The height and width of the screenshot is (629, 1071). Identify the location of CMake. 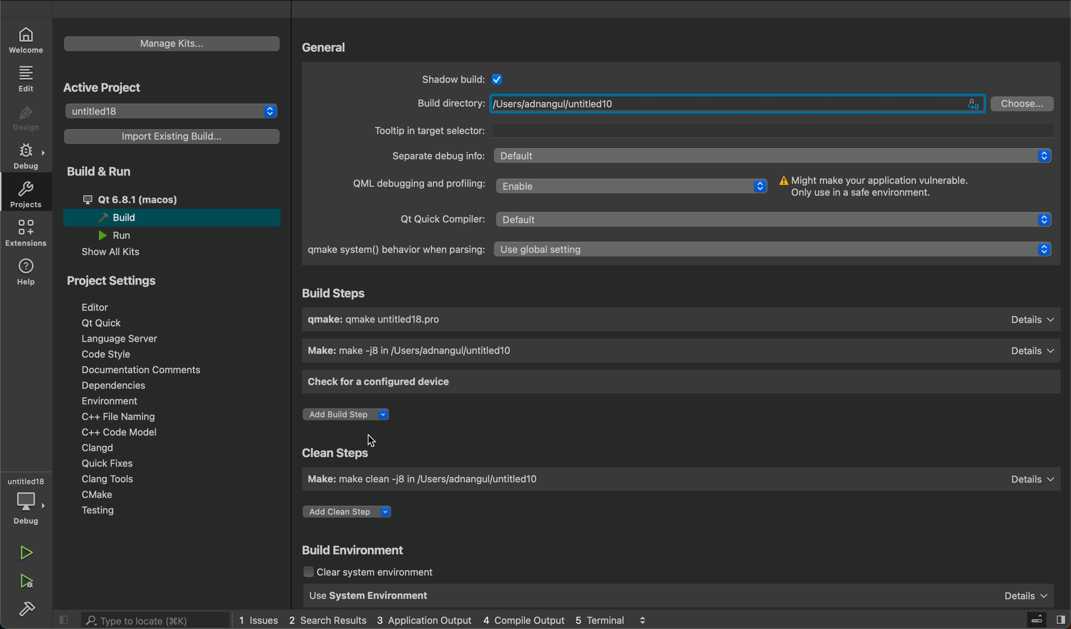
(96, 494).